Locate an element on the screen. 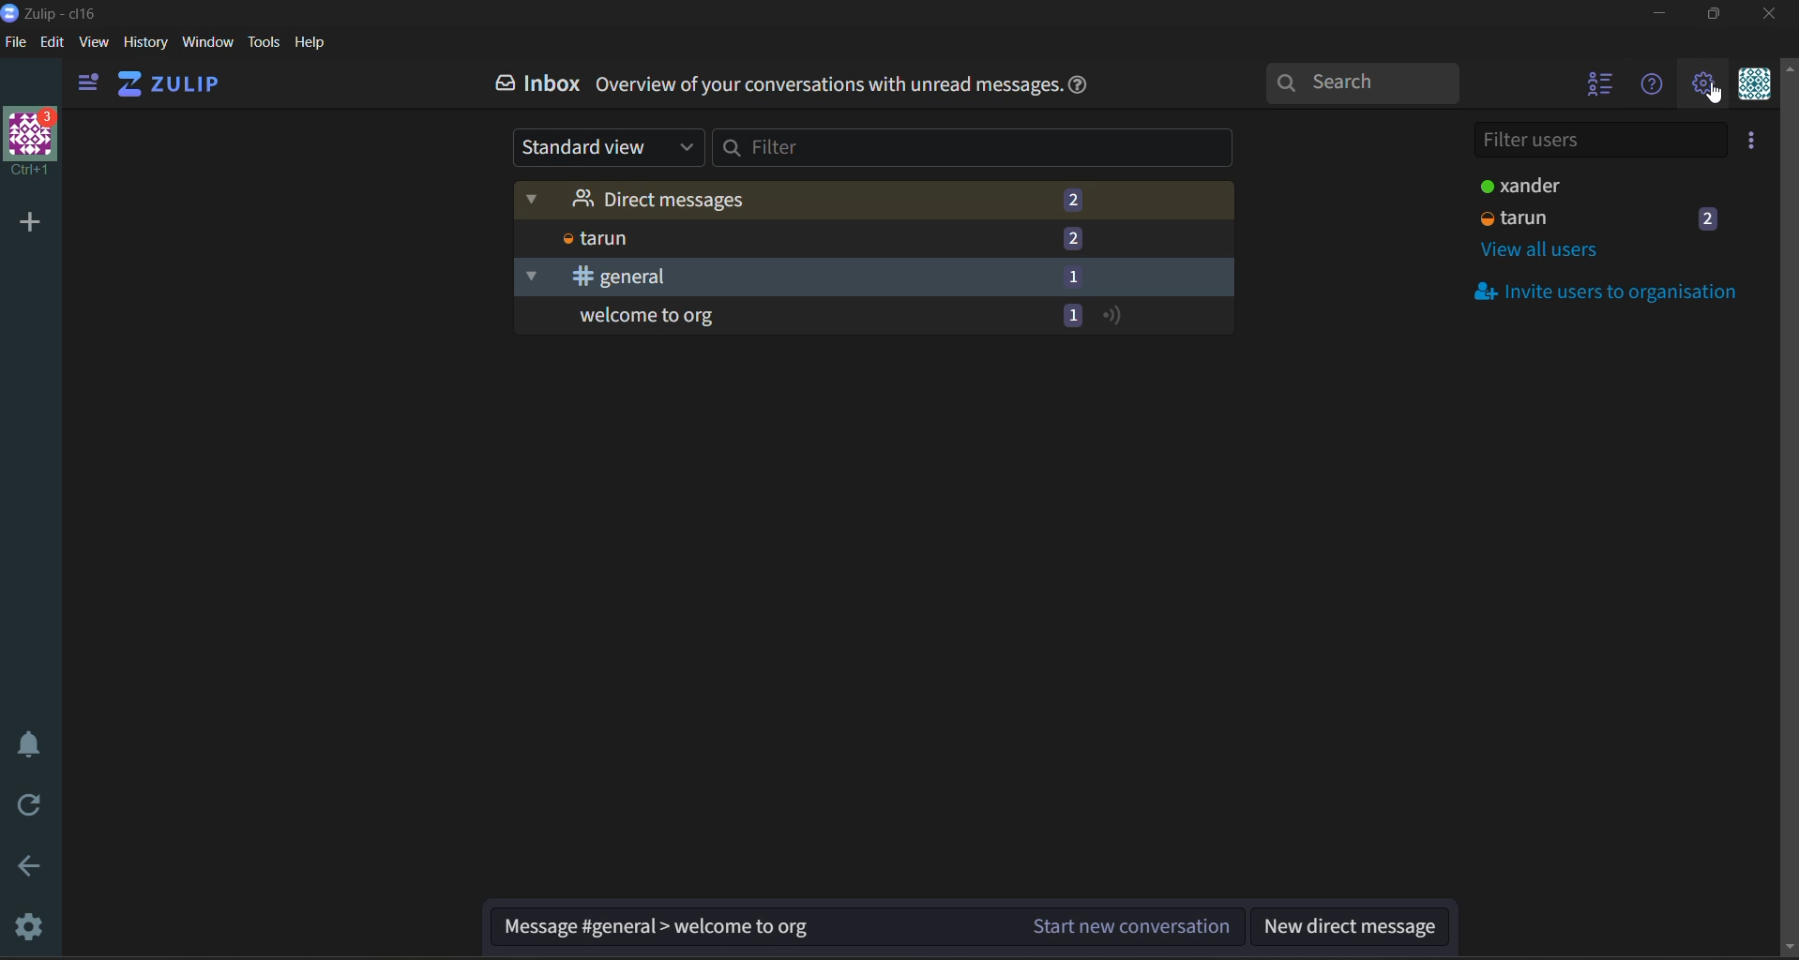  active status is located at coordinates (1112, 314).